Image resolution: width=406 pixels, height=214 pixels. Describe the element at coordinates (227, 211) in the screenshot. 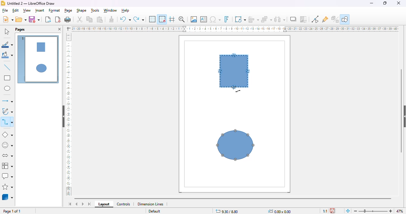

I see `9.30/8.80` at that location.